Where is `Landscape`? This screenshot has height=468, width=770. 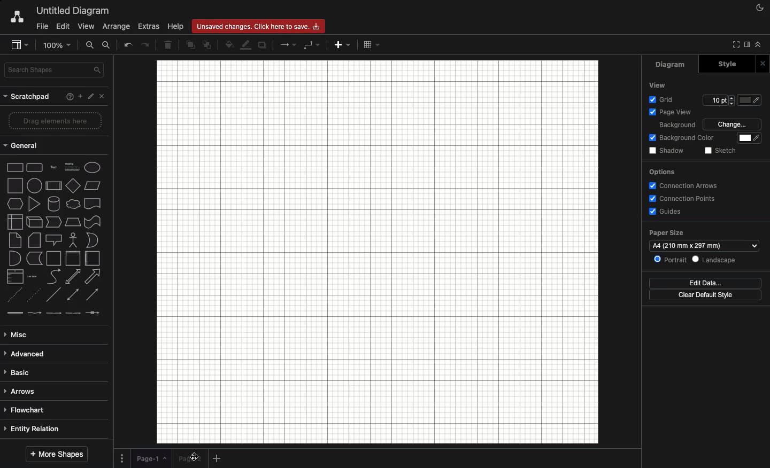
Landscape is located at coordinates (714, 260).